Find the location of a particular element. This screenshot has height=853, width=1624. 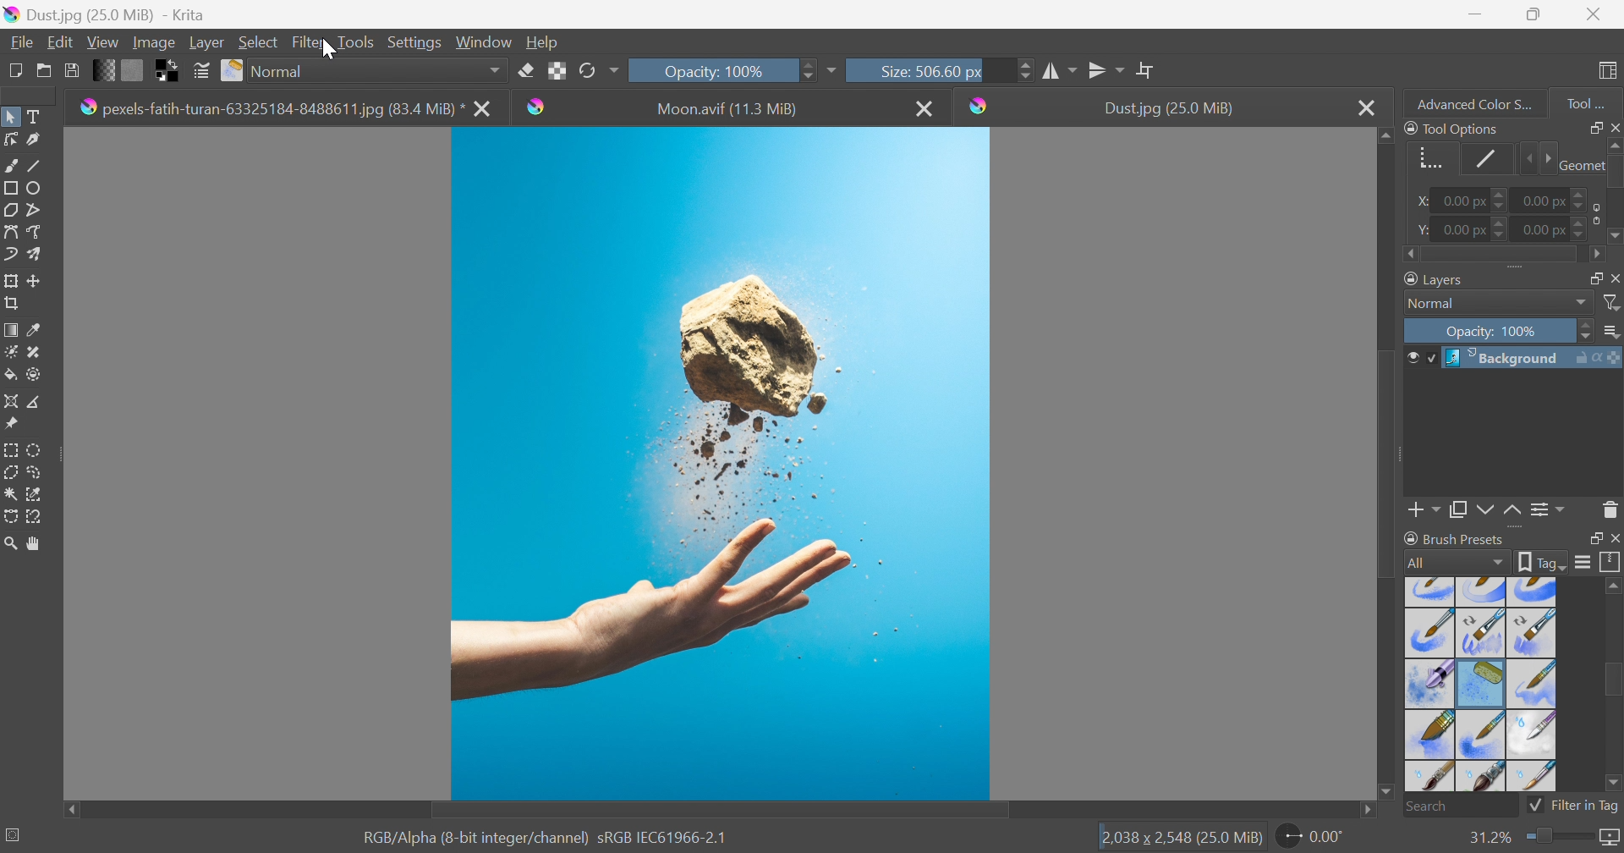

Filter in tag is located at coordinates (1574, 806).